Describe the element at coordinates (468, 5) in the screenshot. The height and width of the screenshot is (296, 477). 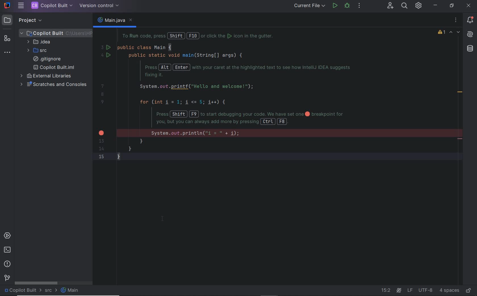
I see `close` at that location.